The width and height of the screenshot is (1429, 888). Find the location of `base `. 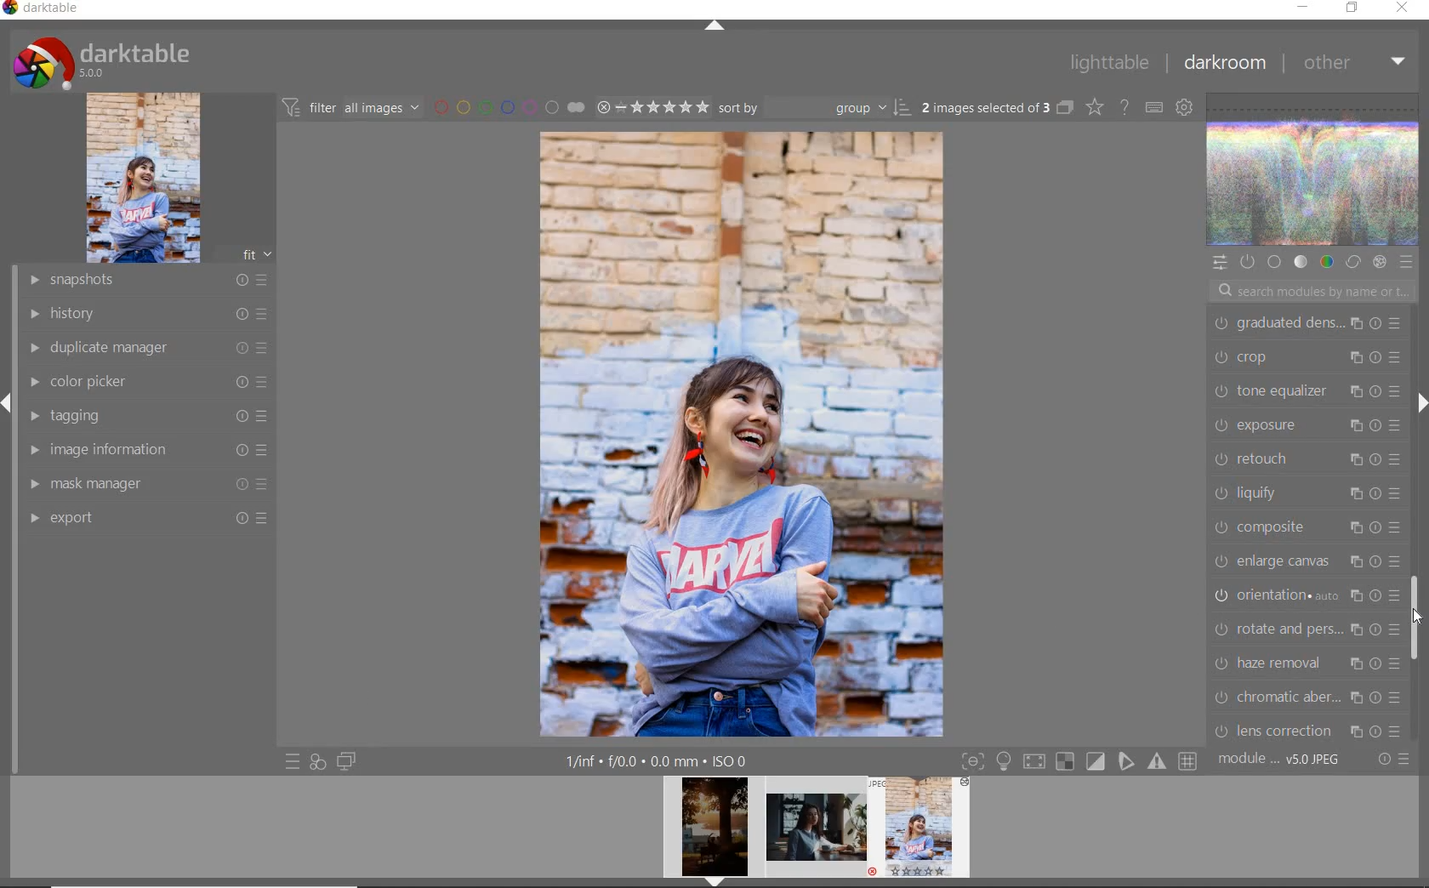

base  is located at coordinates (1276, 263).